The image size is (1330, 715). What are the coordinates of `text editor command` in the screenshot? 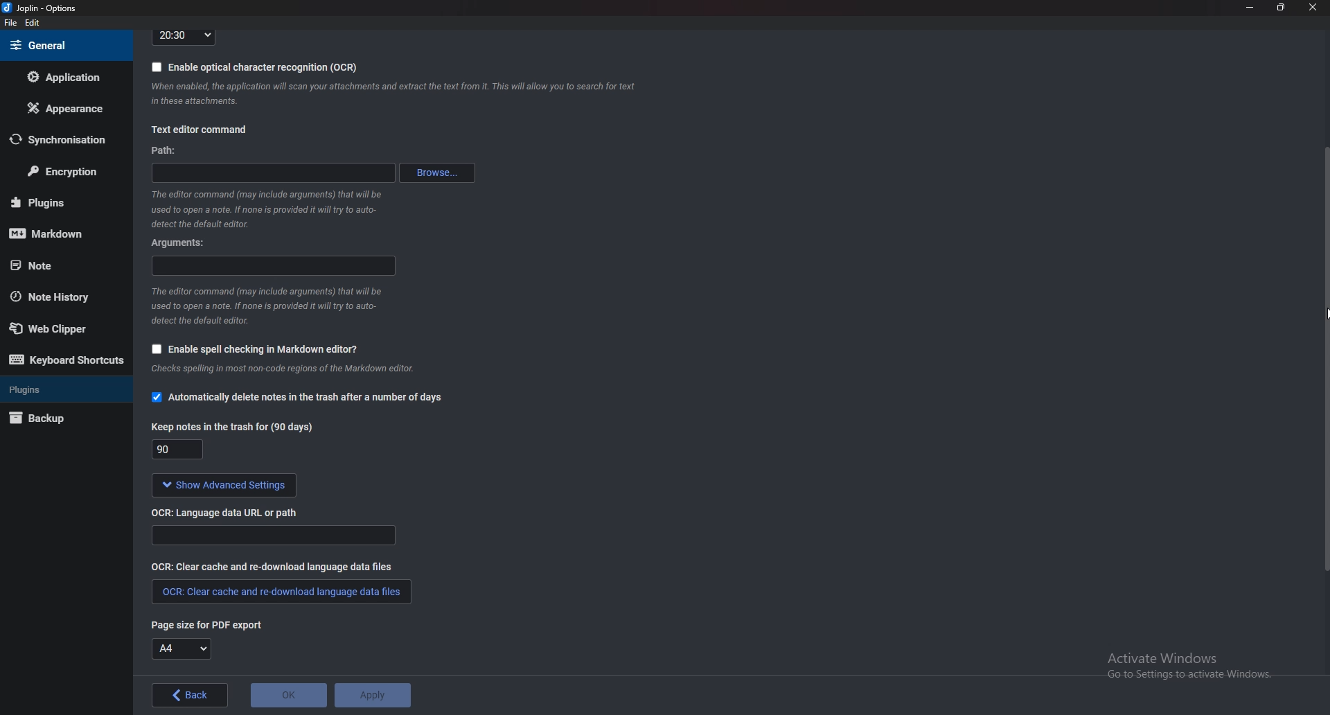 It's located at (199, 131).